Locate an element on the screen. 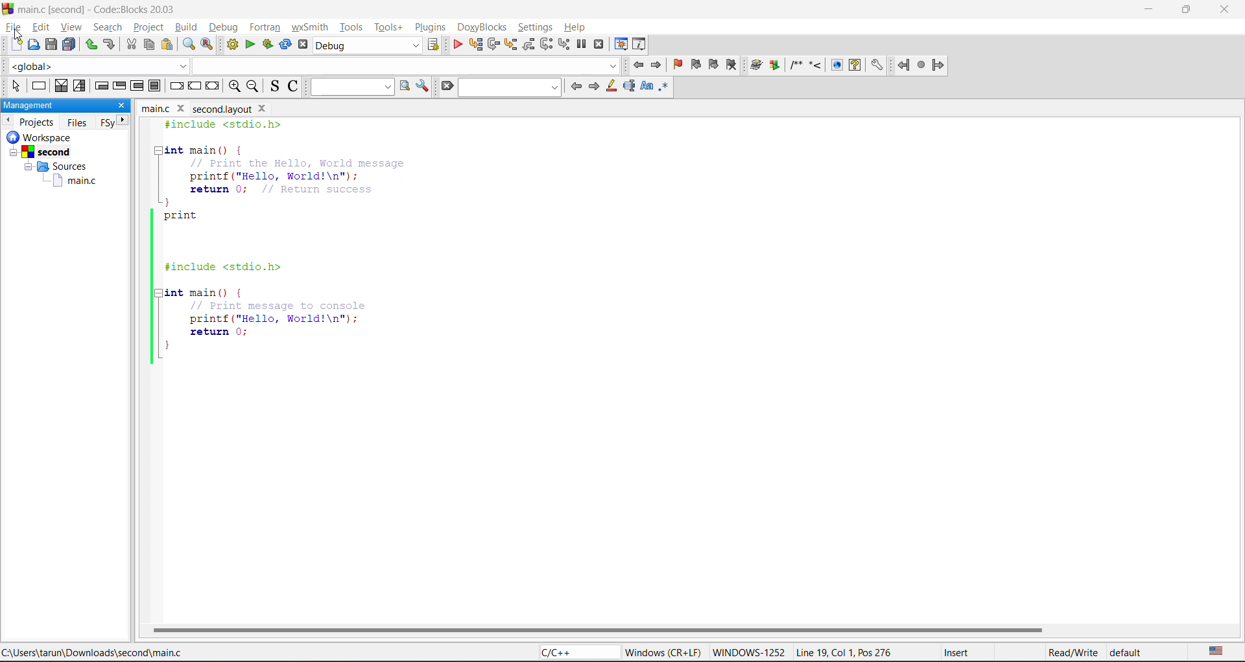 The width and height of the screenshot is (1245, 662). next line  is located at coordinates (495, 46).